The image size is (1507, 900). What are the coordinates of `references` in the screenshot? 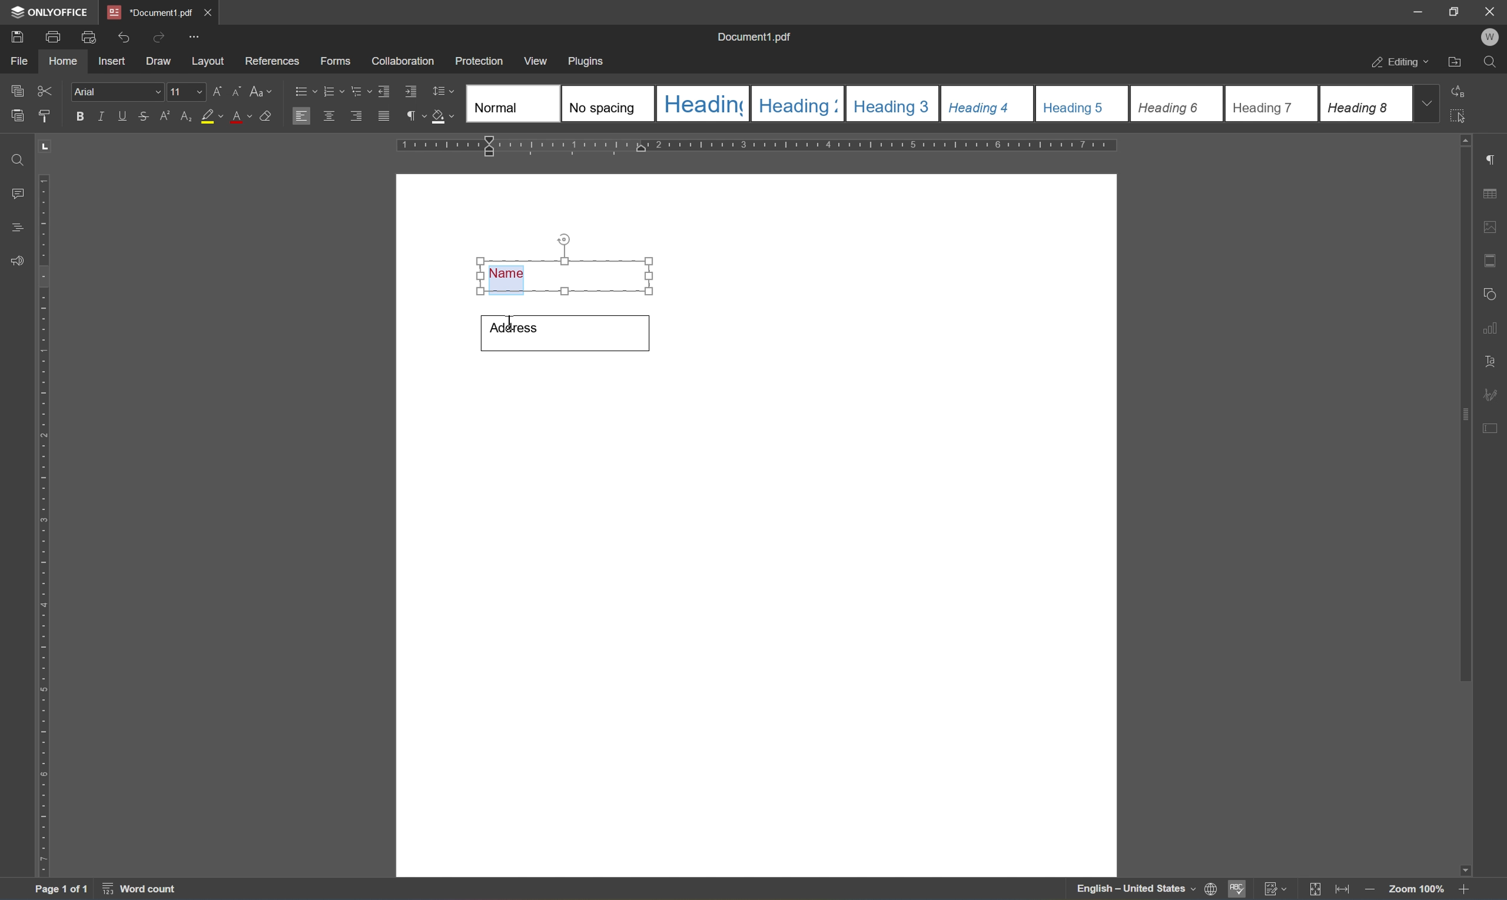 It's located at (271, 61).